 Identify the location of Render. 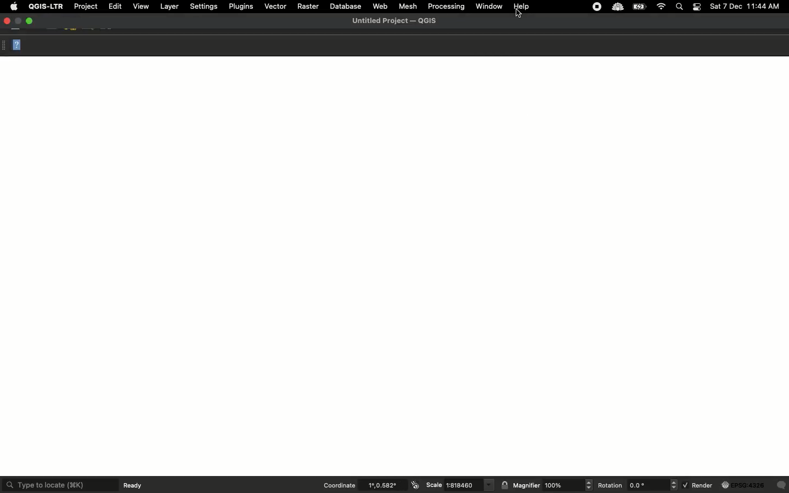
(735, 487).